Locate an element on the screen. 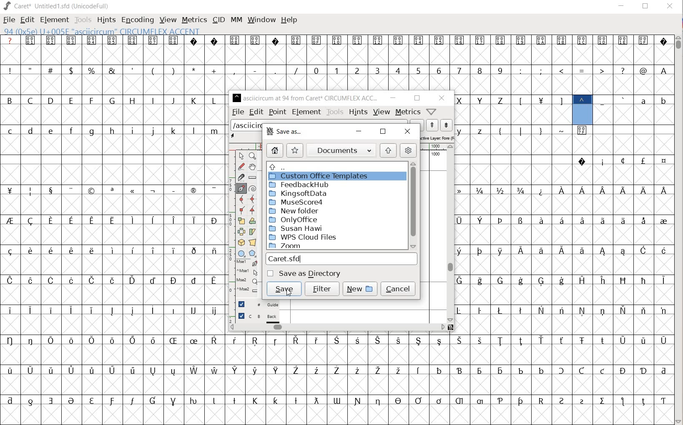  show the previous word on the list is located at coordinates (446, 125).